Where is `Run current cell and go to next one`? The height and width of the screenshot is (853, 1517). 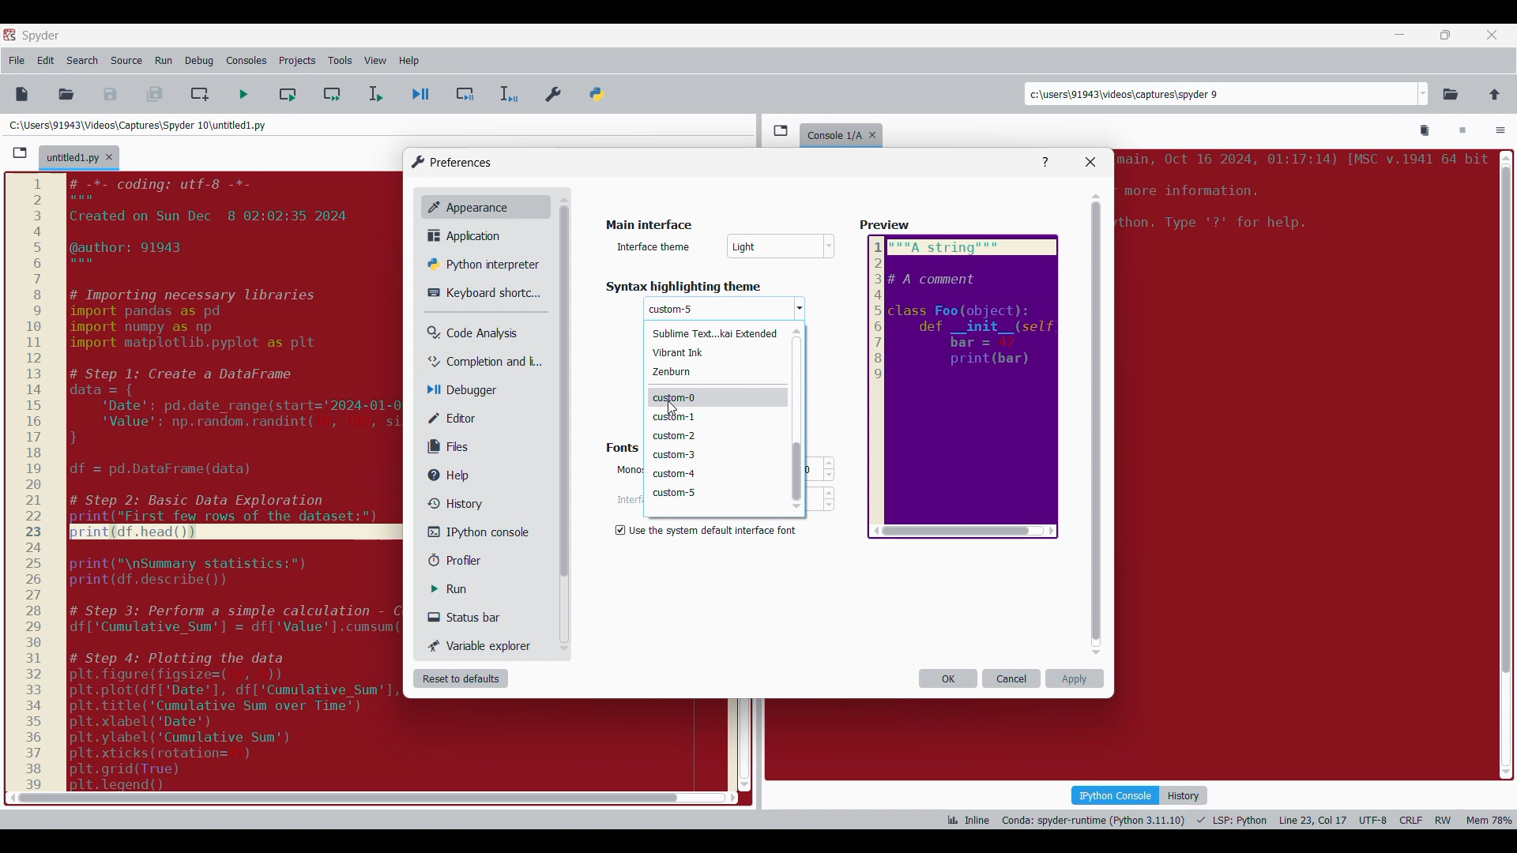
Run current cell and go to next one is located at coordinates (332, 94).